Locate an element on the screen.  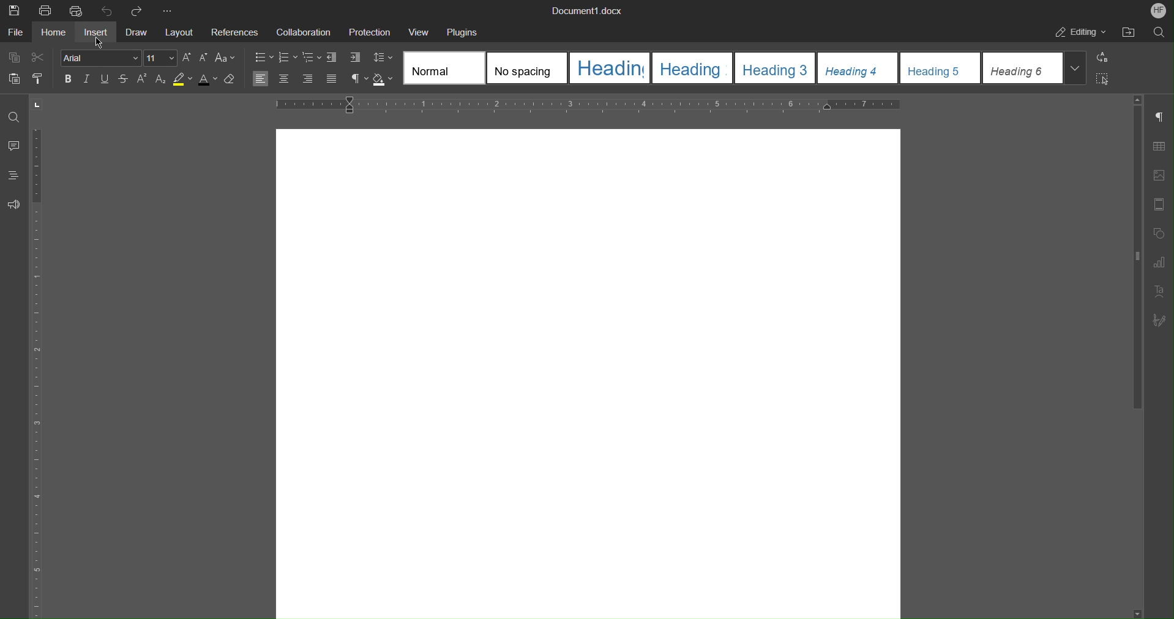
Text Color is located at coordinates (210, 79).